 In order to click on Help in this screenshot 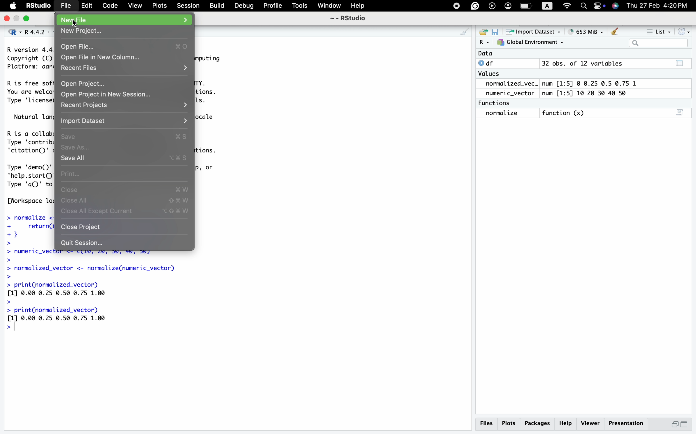, I will do `click(567, 423)`.